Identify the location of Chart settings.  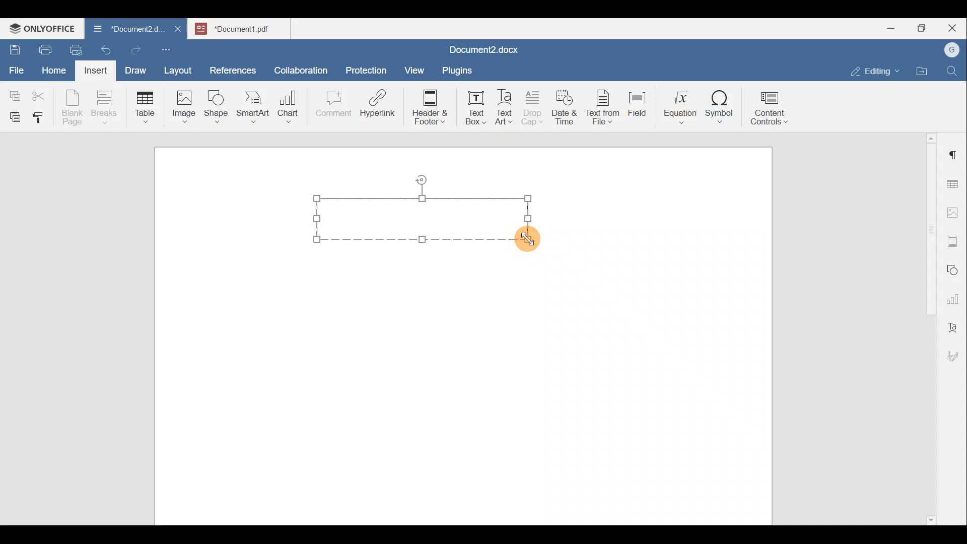
(955, 295).